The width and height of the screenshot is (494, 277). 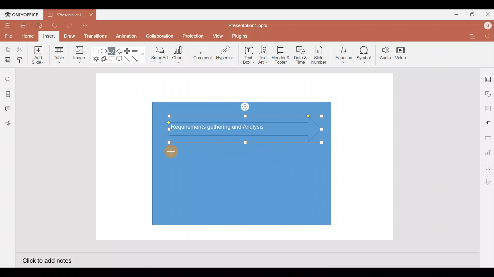 What do you see at coordinates (104, 51) in the screenshot?
I see `Ellipse` at bounding box center [104, 51].